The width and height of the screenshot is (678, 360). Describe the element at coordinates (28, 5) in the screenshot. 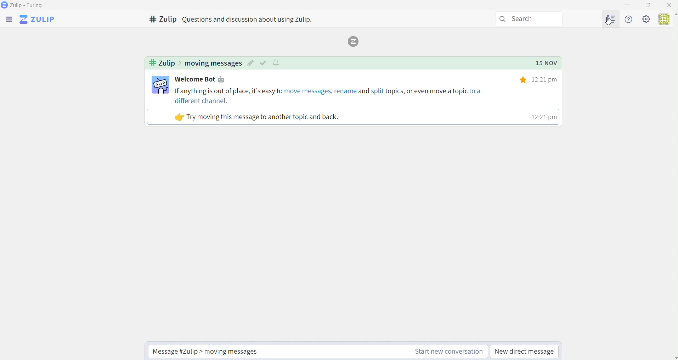

I see `Zulip - Turing` at that location.